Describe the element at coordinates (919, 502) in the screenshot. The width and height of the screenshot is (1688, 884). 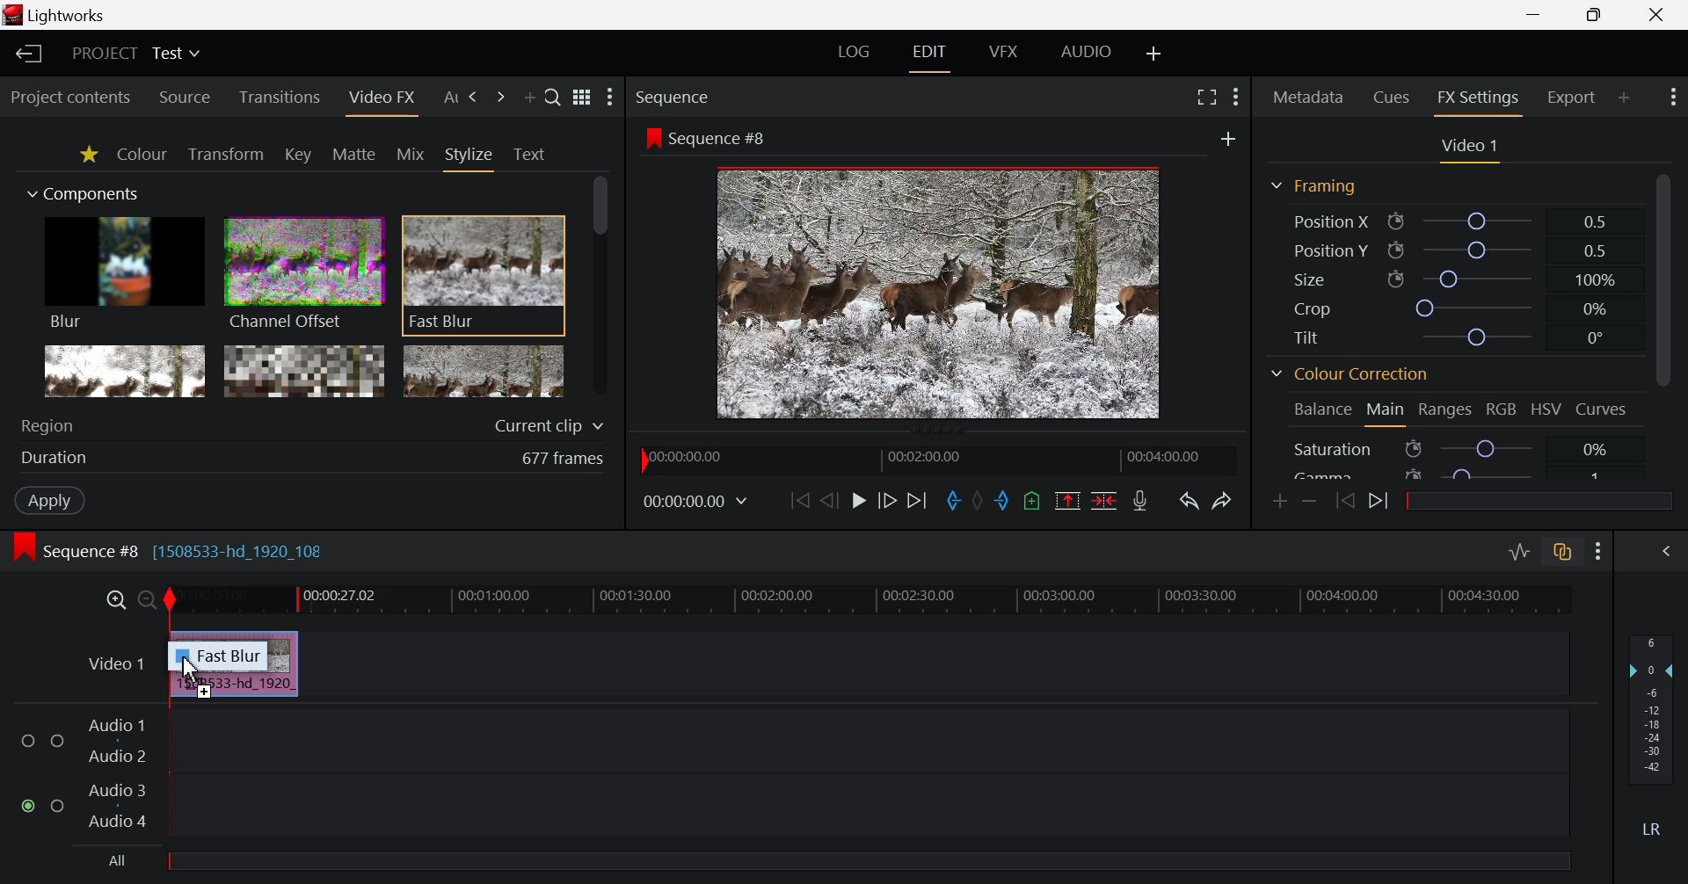
I see `To End` at that location.